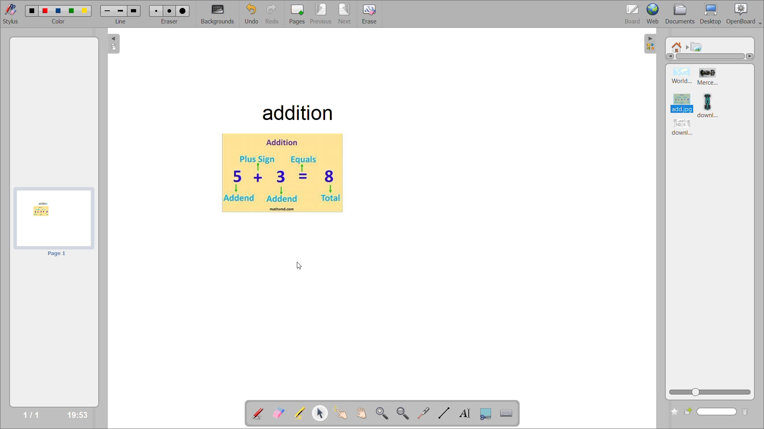 The width and height of the screenshot is (764, 429). What do you see at coordinates (683, 128) in the screenshot?
I see `image 5` at bounding box center [683, 128].